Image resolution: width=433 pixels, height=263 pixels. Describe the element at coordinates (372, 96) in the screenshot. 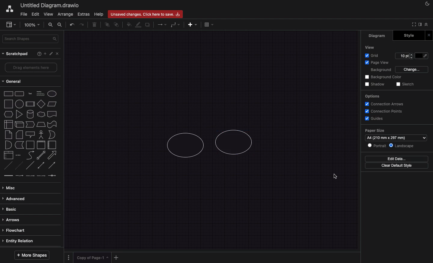

I see `options` at that location.